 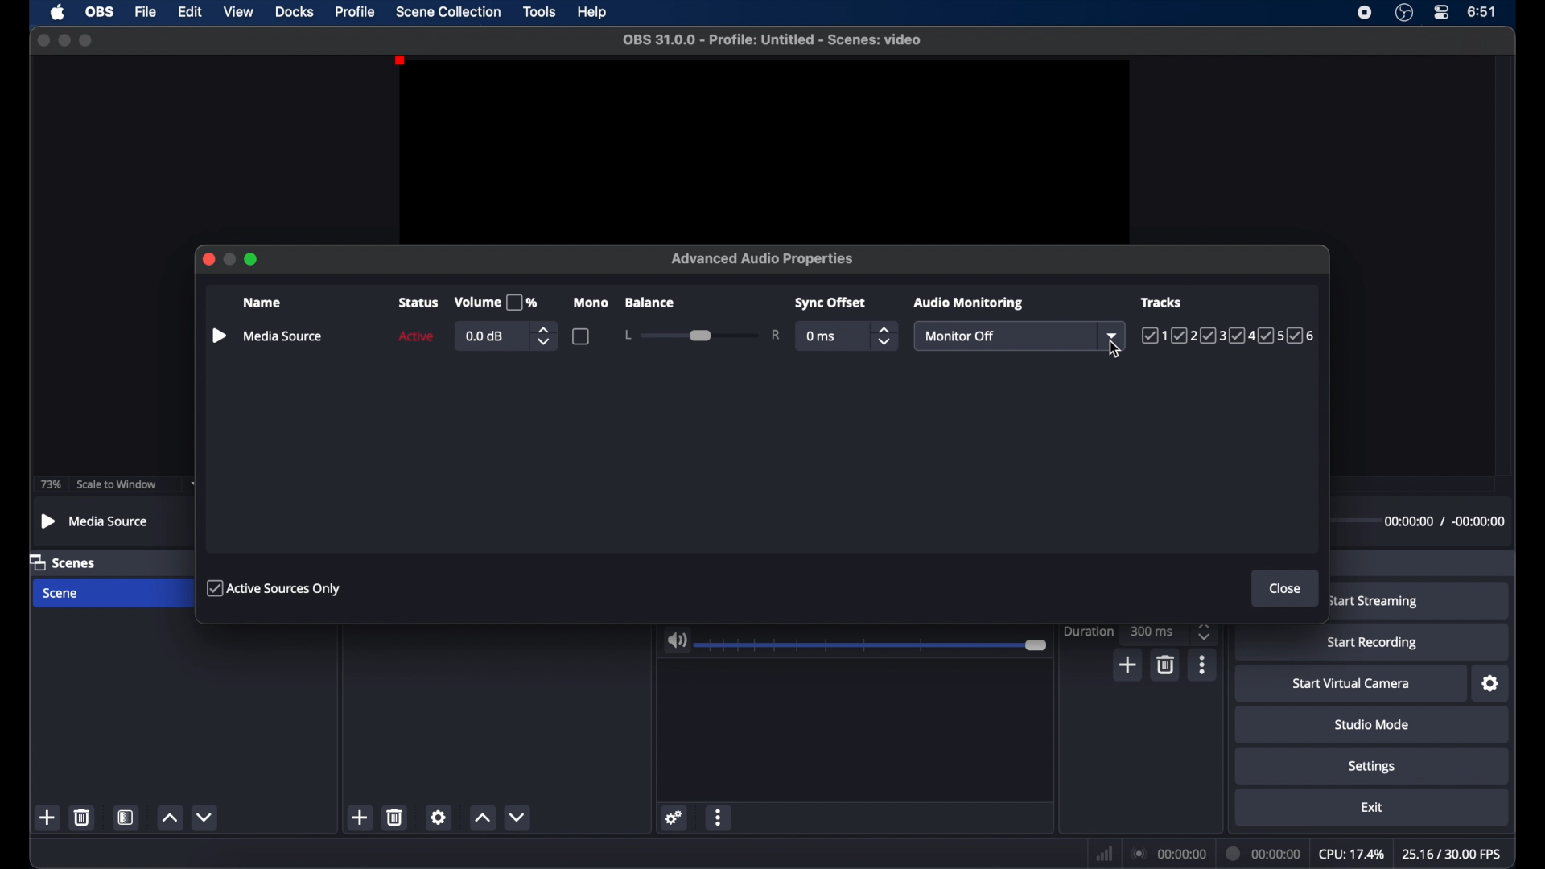 I want to click on active, so click(x=416, y=336).